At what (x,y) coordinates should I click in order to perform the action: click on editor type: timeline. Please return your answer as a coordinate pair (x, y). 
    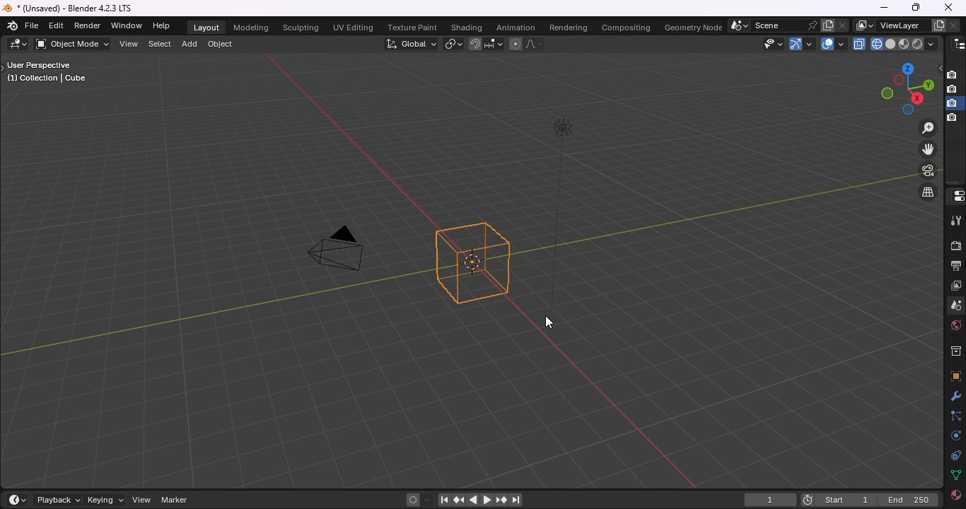
    Looking at the image, I should click on (22, 499).